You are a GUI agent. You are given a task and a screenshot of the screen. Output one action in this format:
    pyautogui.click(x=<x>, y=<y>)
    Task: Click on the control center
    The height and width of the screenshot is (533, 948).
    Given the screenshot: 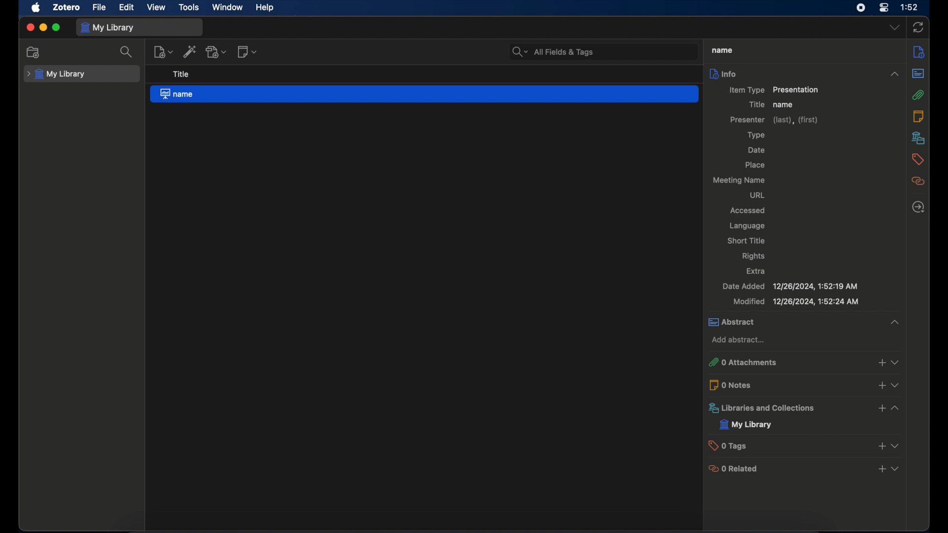 What is the action you would take?
    pyautogui.click(x=884, y=8)
    